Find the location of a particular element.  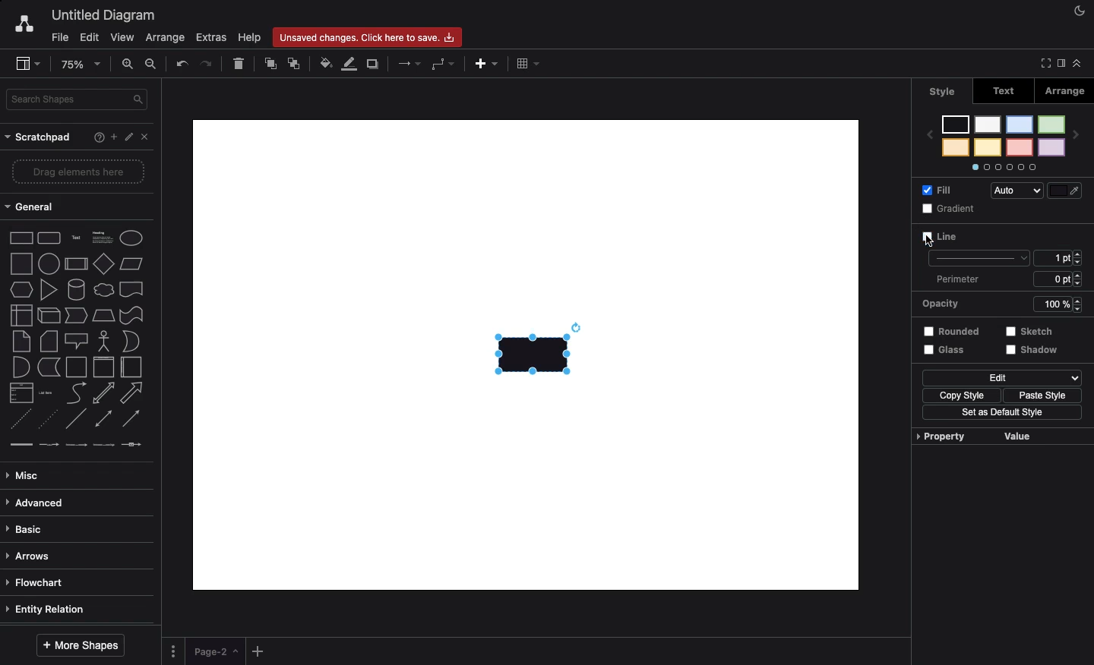

Zoom is located at coordinates (80, 65).